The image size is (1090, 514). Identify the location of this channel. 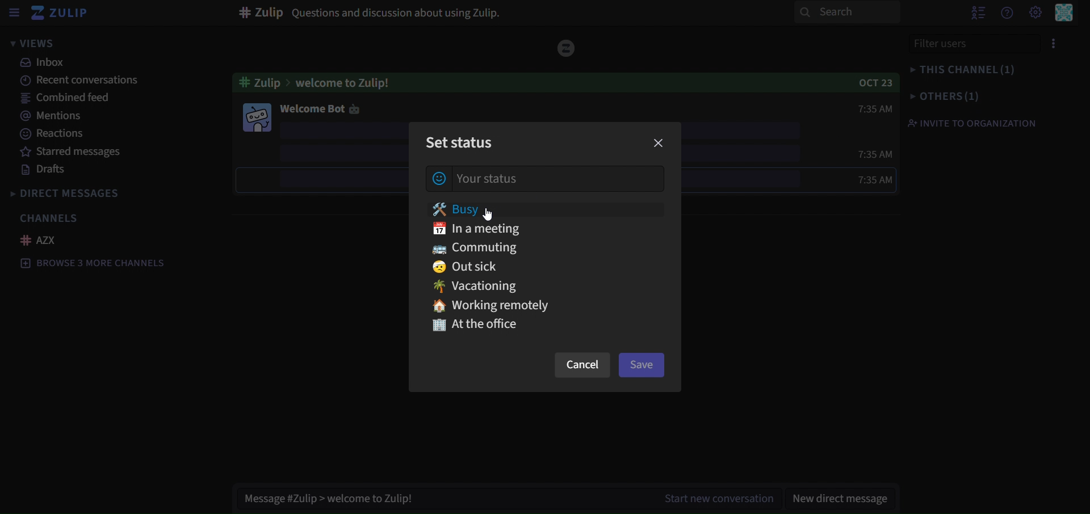
(962, 69).